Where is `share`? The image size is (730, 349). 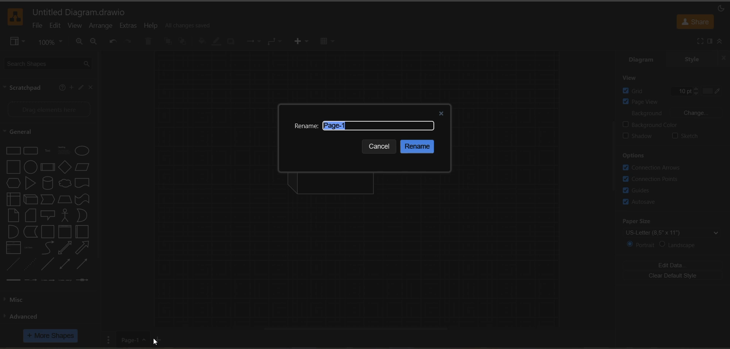
share is located at coordinates (695, 22).